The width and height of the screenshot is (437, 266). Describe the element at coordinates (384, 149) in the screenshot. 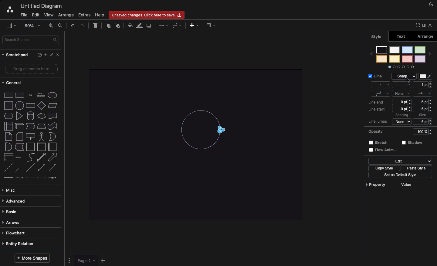

I see `Flow animation` at that location.